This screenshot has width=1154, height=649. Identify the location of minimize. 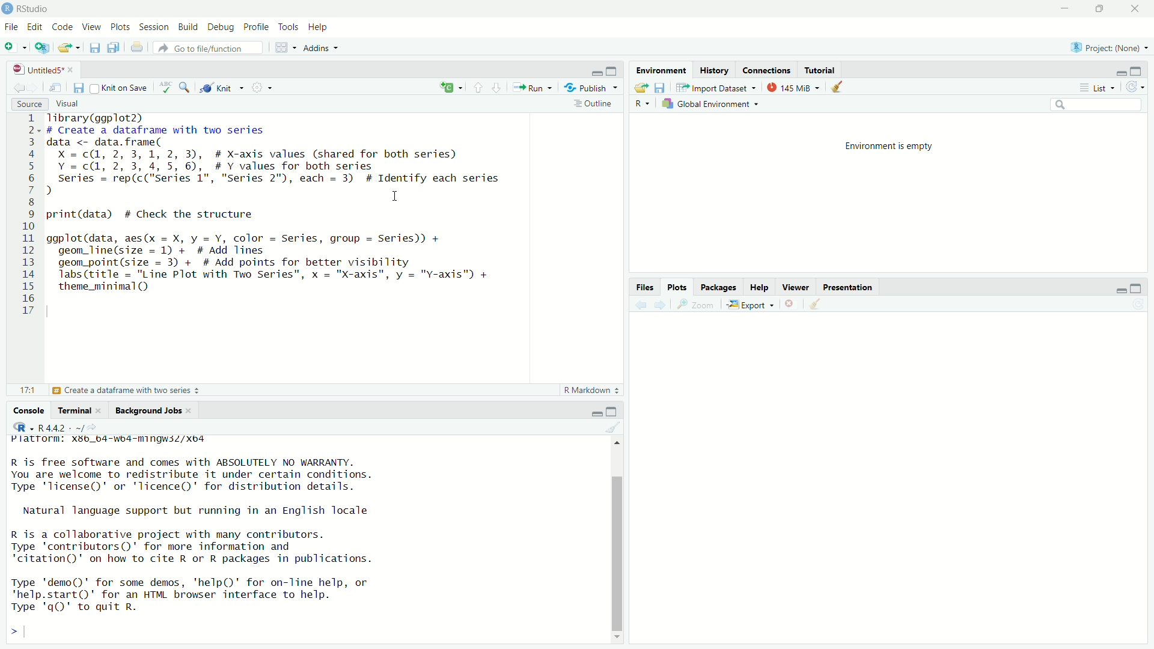
(1121, 73).